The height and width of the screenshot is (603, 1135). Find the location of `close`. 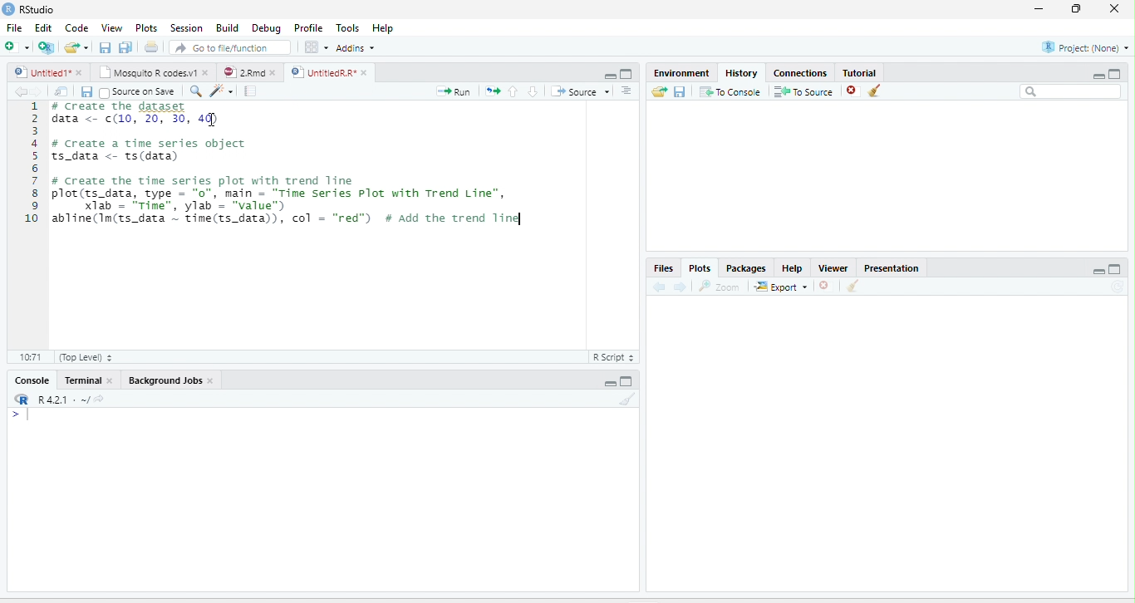

close is located at coordinates (364, 72).